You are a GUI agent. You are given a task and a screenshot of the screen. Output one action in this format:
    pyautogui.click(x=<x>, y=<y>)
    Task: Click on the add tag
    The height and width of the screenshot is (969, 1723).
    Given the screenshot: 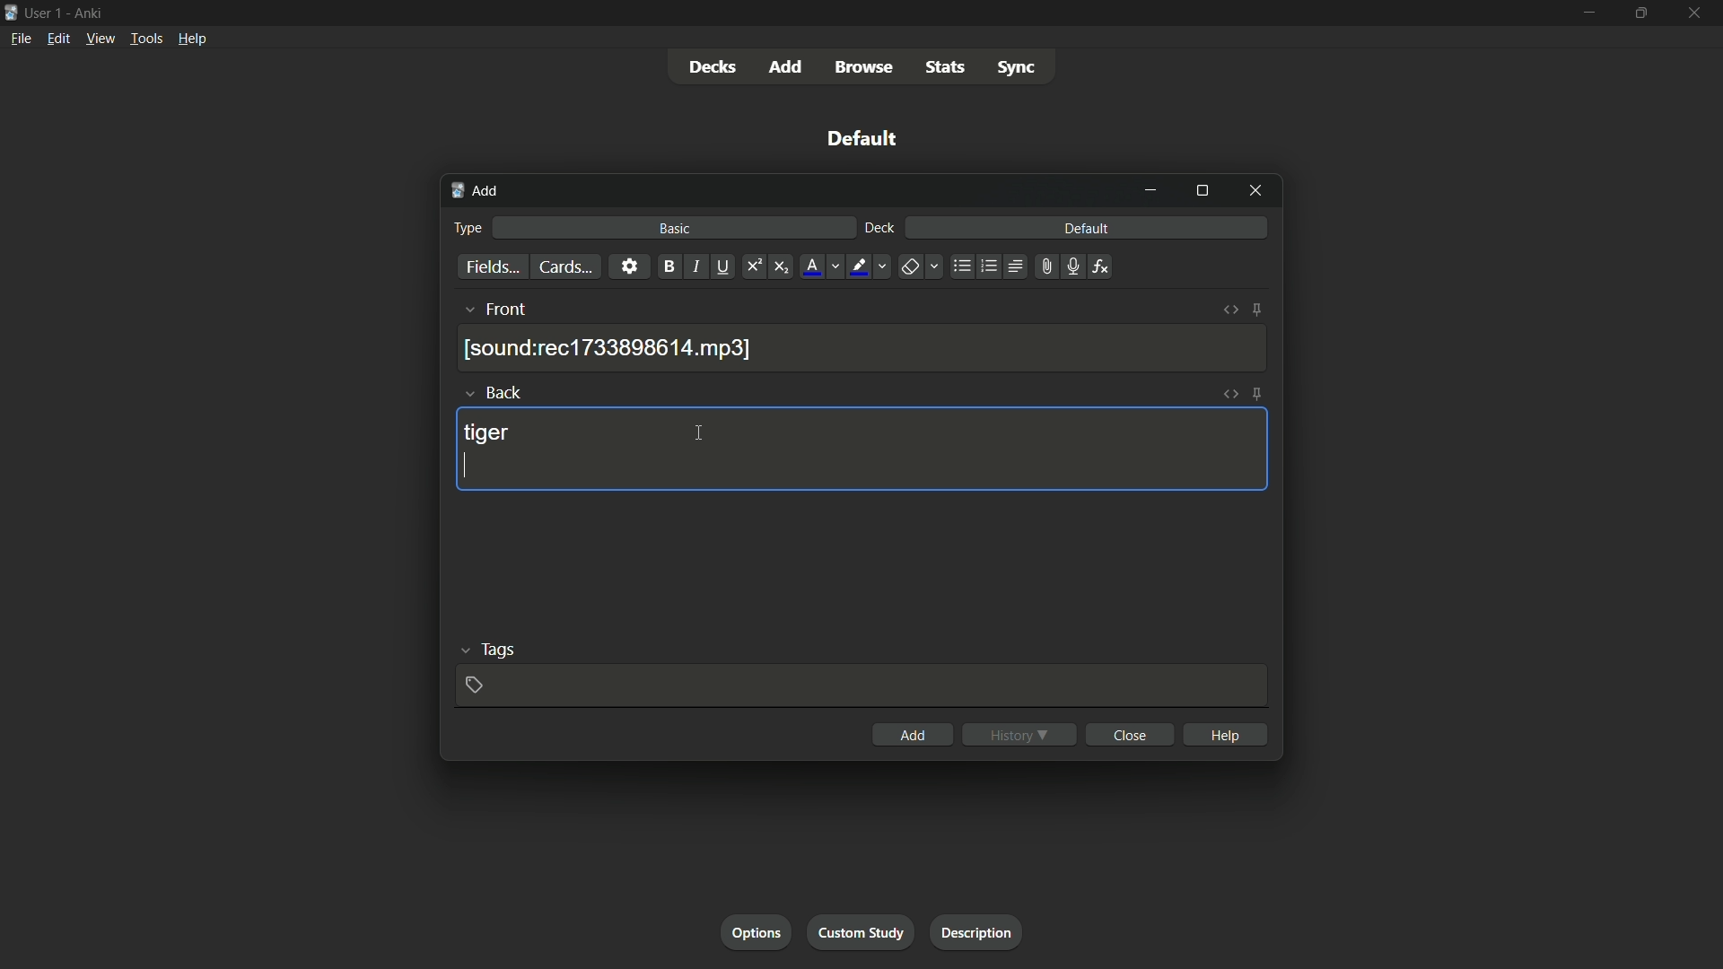 What is the action you would take?
    pyautogui.click(x=475, y=684)
    